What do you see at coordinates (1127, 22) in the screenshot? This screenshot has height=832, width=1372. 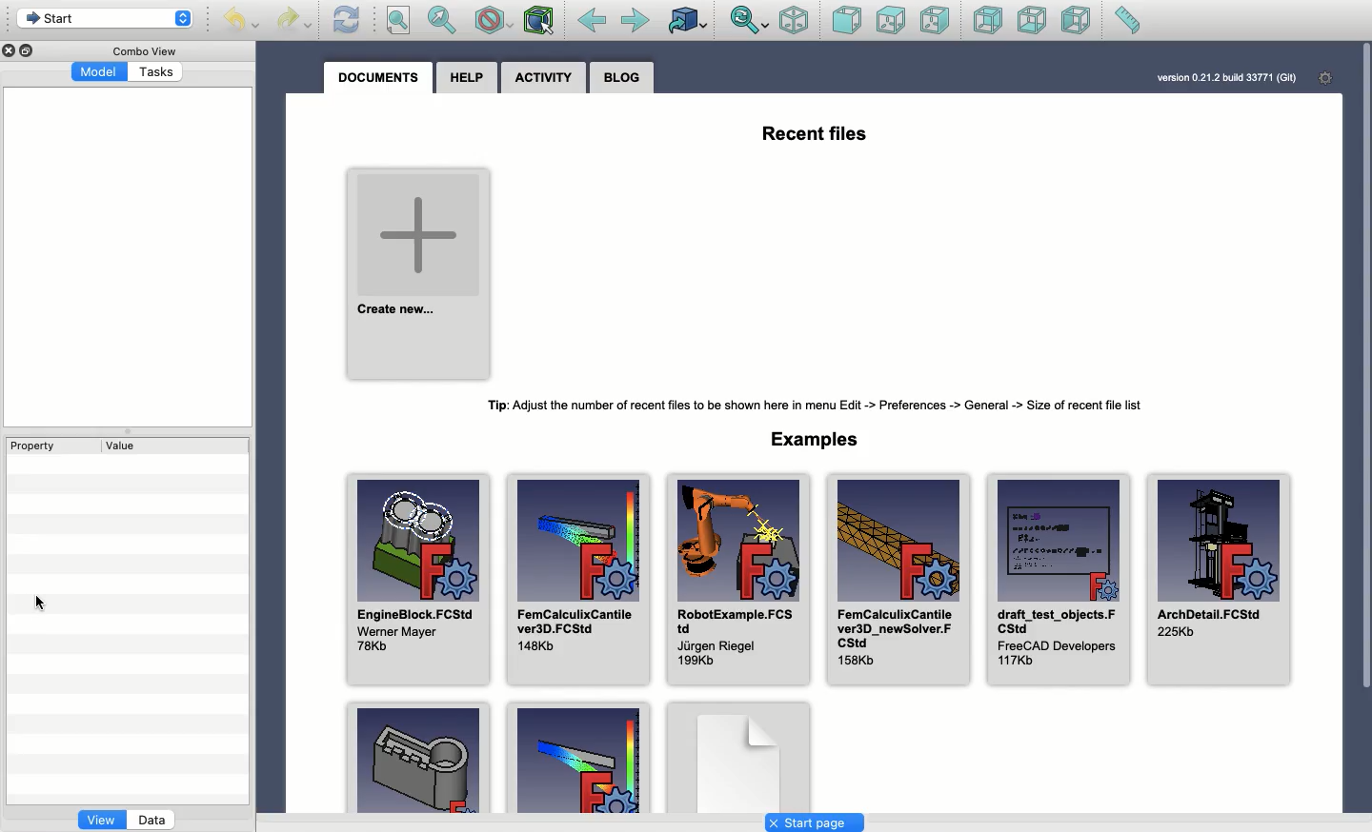 I see `Measure` at bounding box center [1127, 22].